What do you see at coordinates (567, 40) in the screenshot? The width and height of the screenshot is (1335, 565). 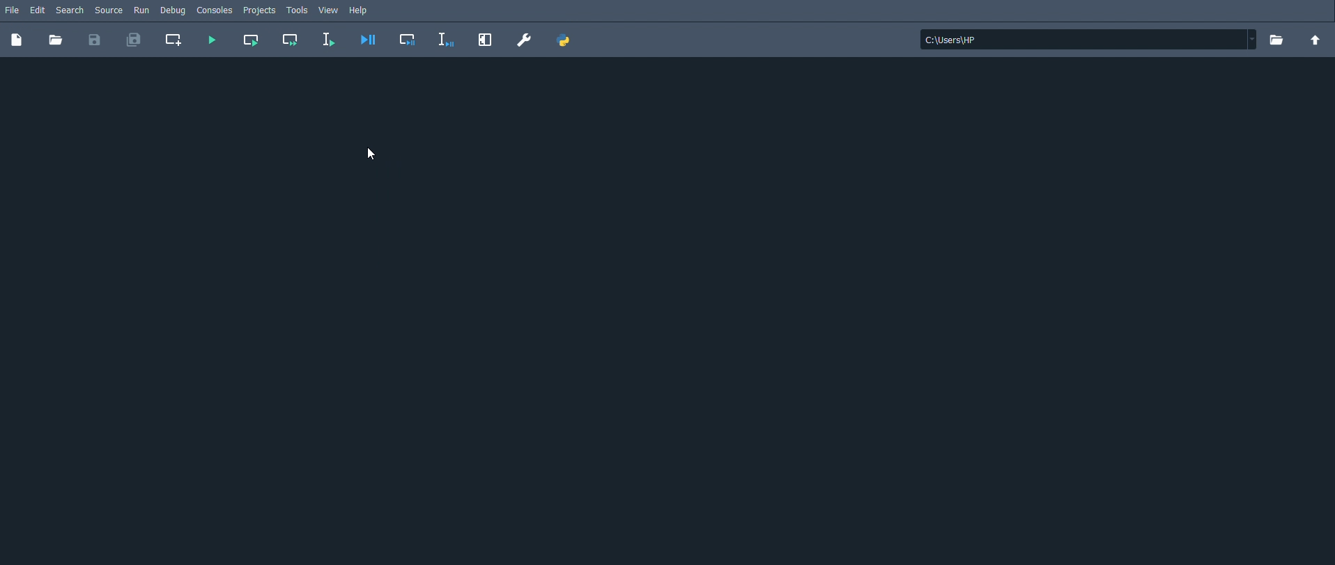 I see `PYTHONPATH manager` at bounding box center [567, 40].